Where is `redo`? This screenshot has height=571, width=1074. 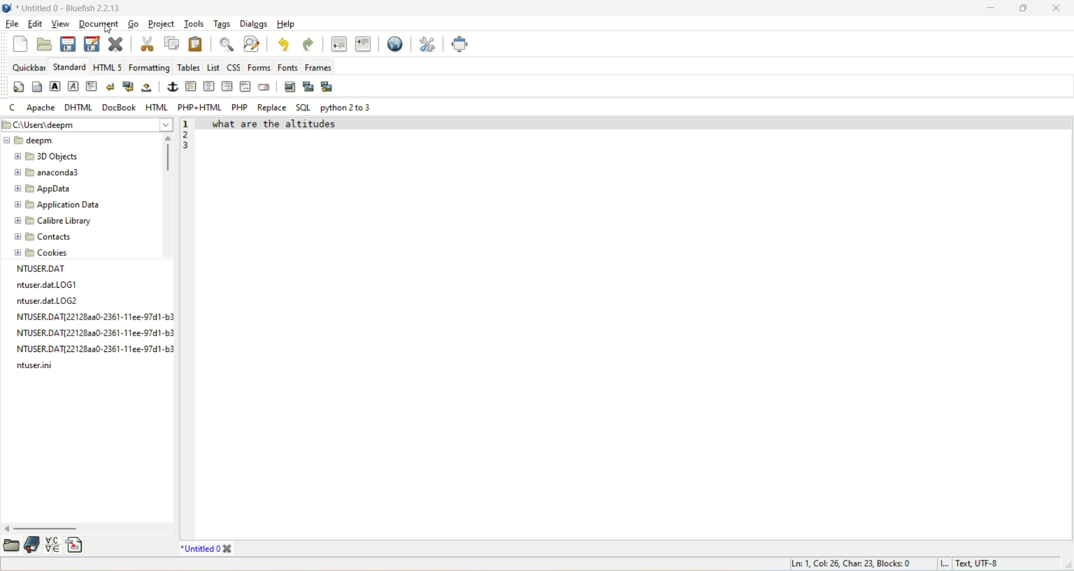 redo is located at coordinates (309, 45).